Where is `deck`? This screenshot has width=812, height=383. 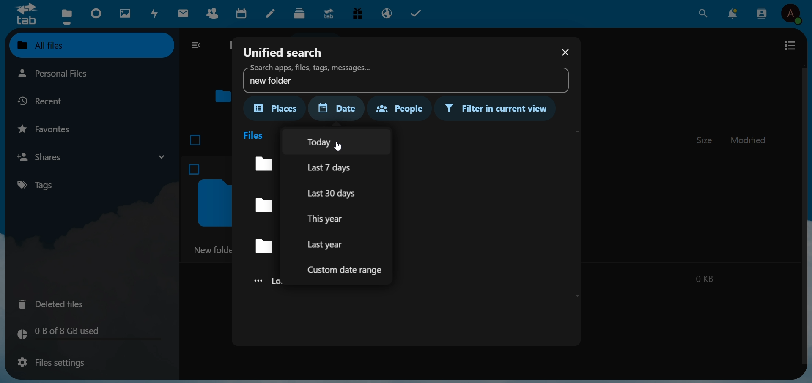 deck is located at coordinates (299, 14).